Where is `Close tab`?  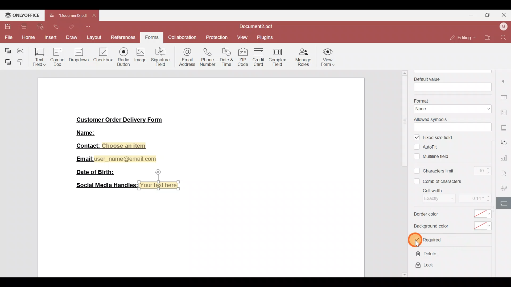
Close tab is located at coordinates (95, 16).